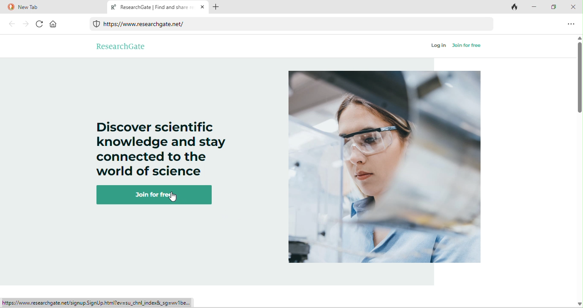 The height and width of the screenshot is (308, 583). What do you see at coordinates (12, 23) in the screenshot?
I see `back` at bounding box center [12, 23].